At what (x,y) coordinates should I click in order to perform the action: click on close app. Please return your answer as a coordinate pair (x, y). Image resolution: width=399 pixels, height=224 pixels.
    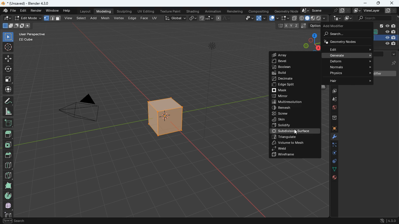
    Looking at the image, I should click on (392, 3).